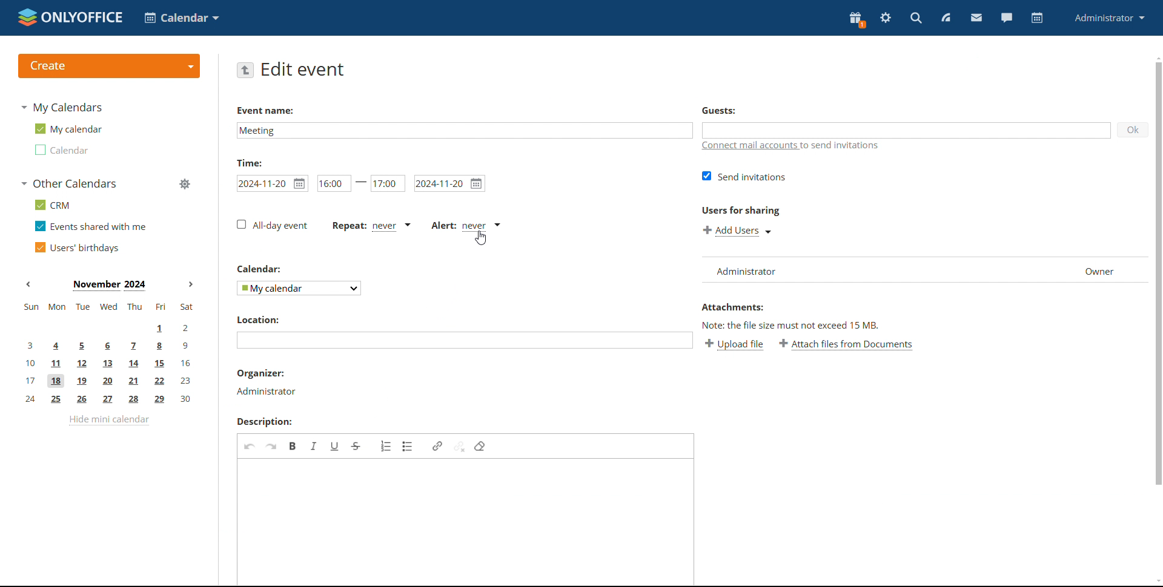 The width and height of the screenshot is (1163, 587). What do you see at coordinates (271, 446) in the screenshot?
I see `redo` at bounding box center [271, 446].